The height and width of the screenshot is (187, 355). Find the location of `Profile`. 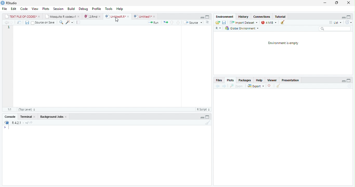

Profile is located at coordinates (96, 9).